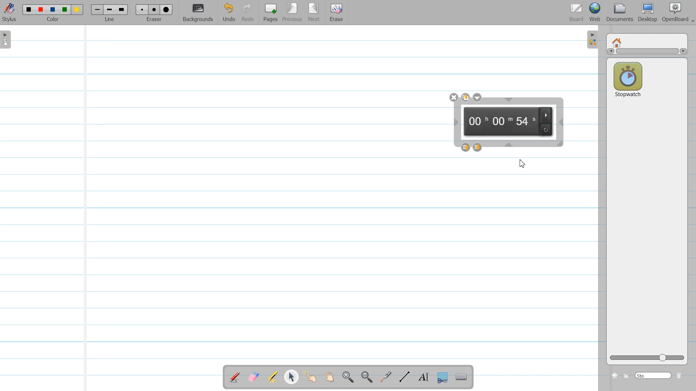  I want to click on Redo, so click(248, 13).